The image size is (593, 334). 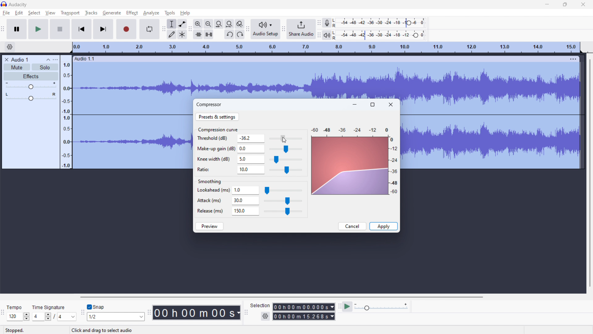 What do you see at coordinates (217, 117) in the screenshot?
I see `presets & settings` at bounding box center [217, 117].